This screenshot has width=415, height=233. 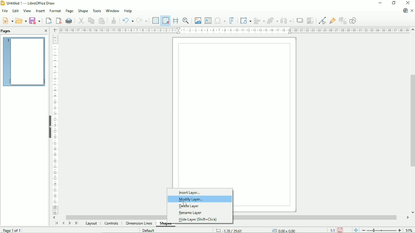 What do you see at coordinates (232, 20) in the screenshot?
I see `Insert fontwork text` at bounding box center [232, 20].